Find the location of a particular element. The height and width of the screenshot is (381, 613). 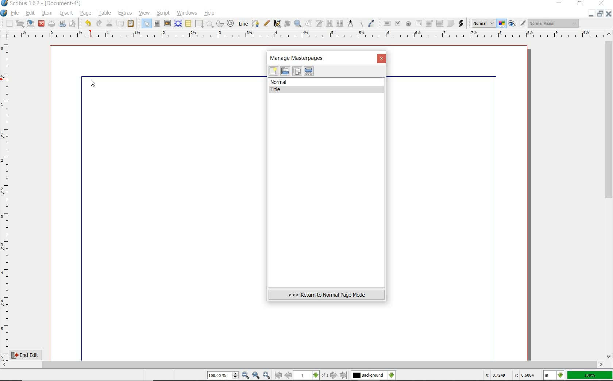

restore is located at coordinates (601, 14).